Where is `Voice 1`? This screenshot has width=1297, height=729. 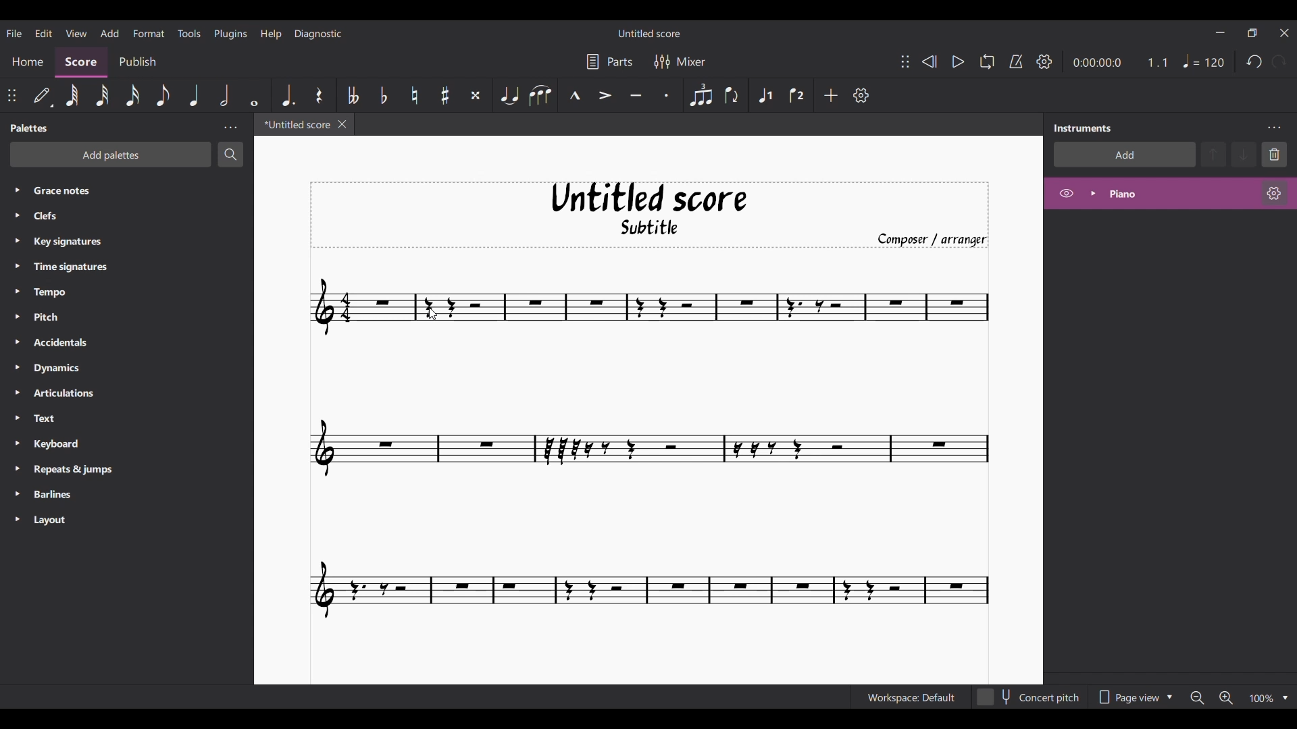
Voice 1 is located at coordinates (765, 94).